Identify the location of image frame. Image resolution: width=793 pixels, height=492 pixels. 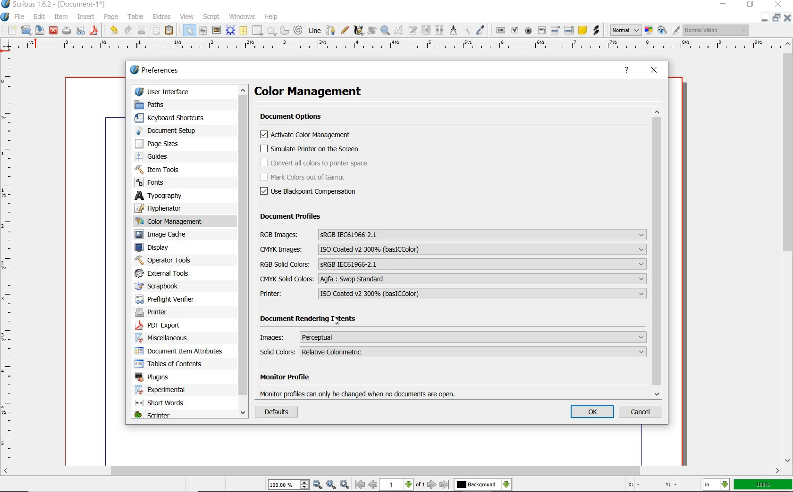
(216, 30).